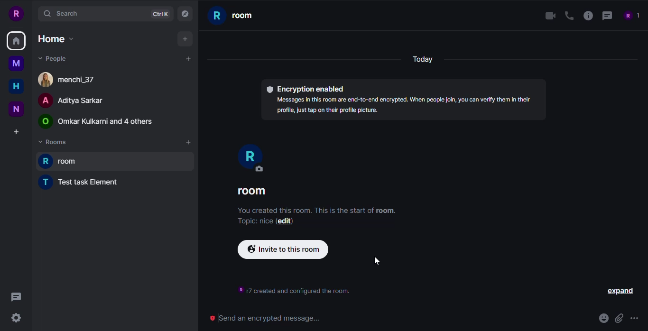 The width and height of the screenshot is (648, 331). Describe the element at coordinates (16, 132) in the screenshot. I see `create a space` at that location.